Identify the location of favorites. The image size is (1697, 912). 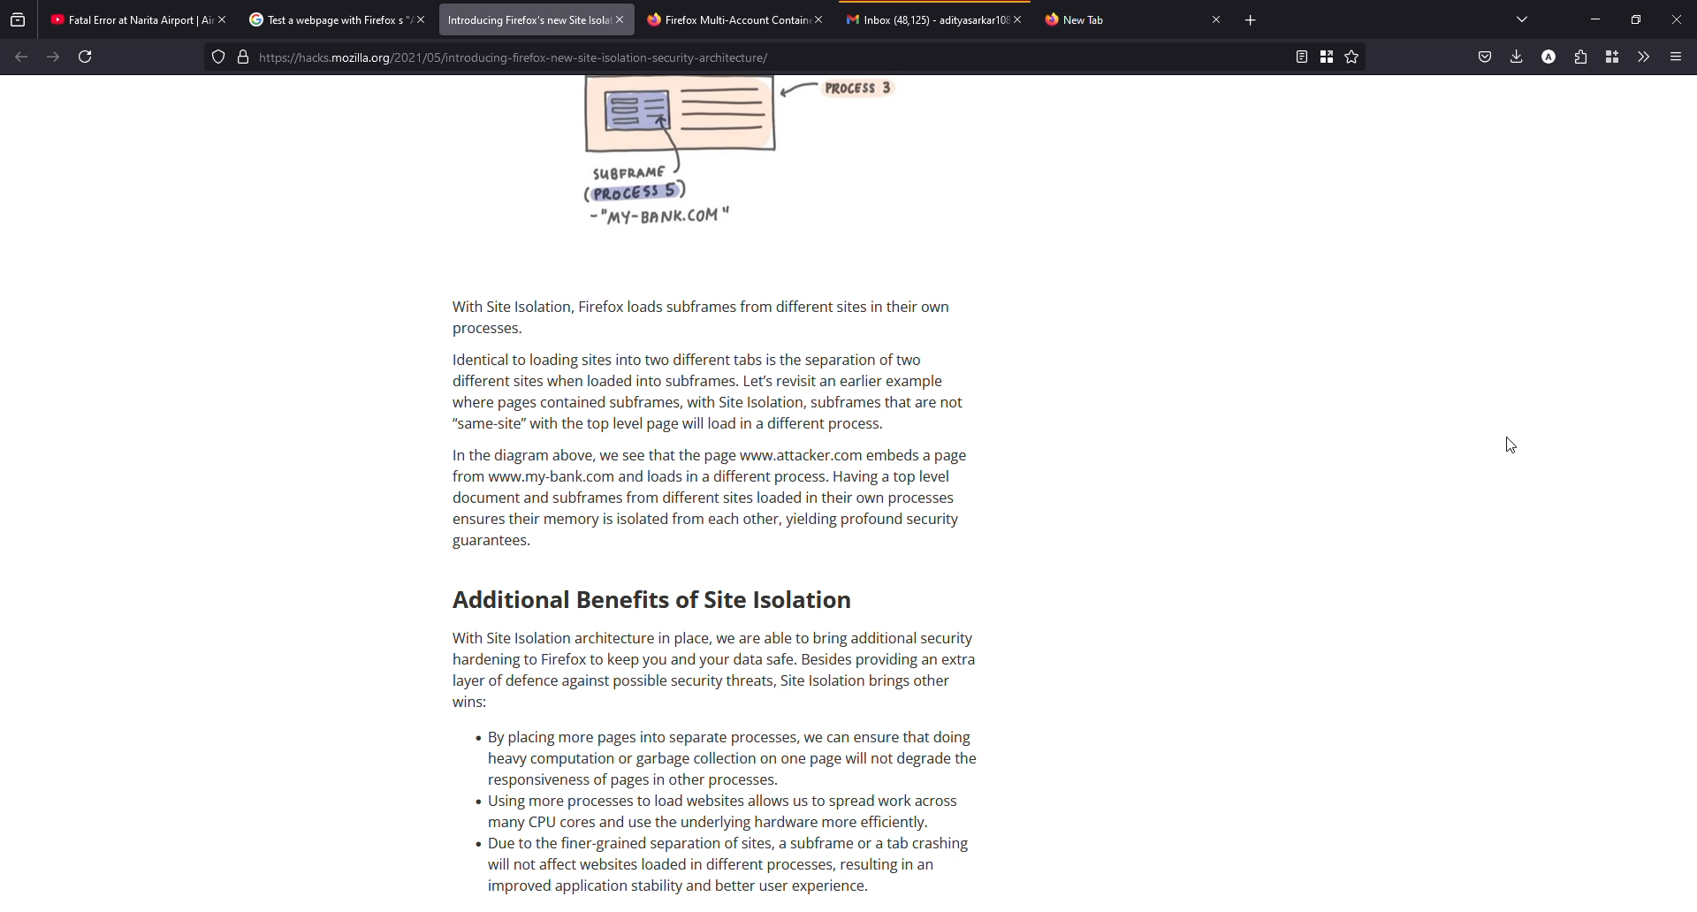
(1351, 57).